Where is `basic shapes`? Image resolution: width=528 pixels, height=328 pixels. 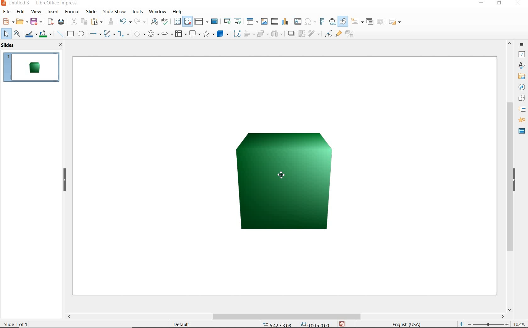 basic shapes is located at coordinates (140, 33).